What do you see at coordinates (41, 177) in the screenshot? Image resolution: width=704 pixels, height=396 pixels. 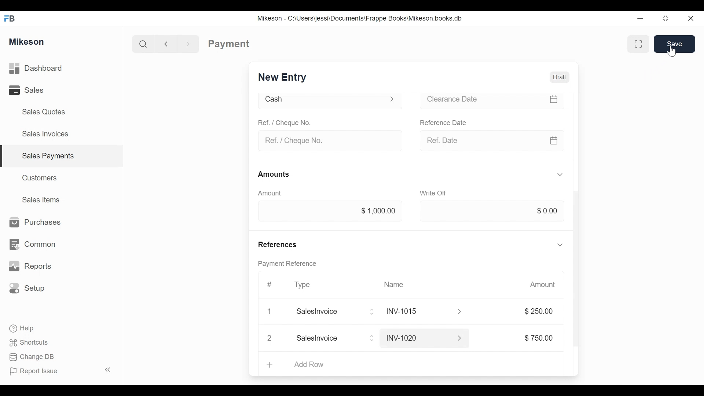 I see `Customers` at bounding box center [41, 177].